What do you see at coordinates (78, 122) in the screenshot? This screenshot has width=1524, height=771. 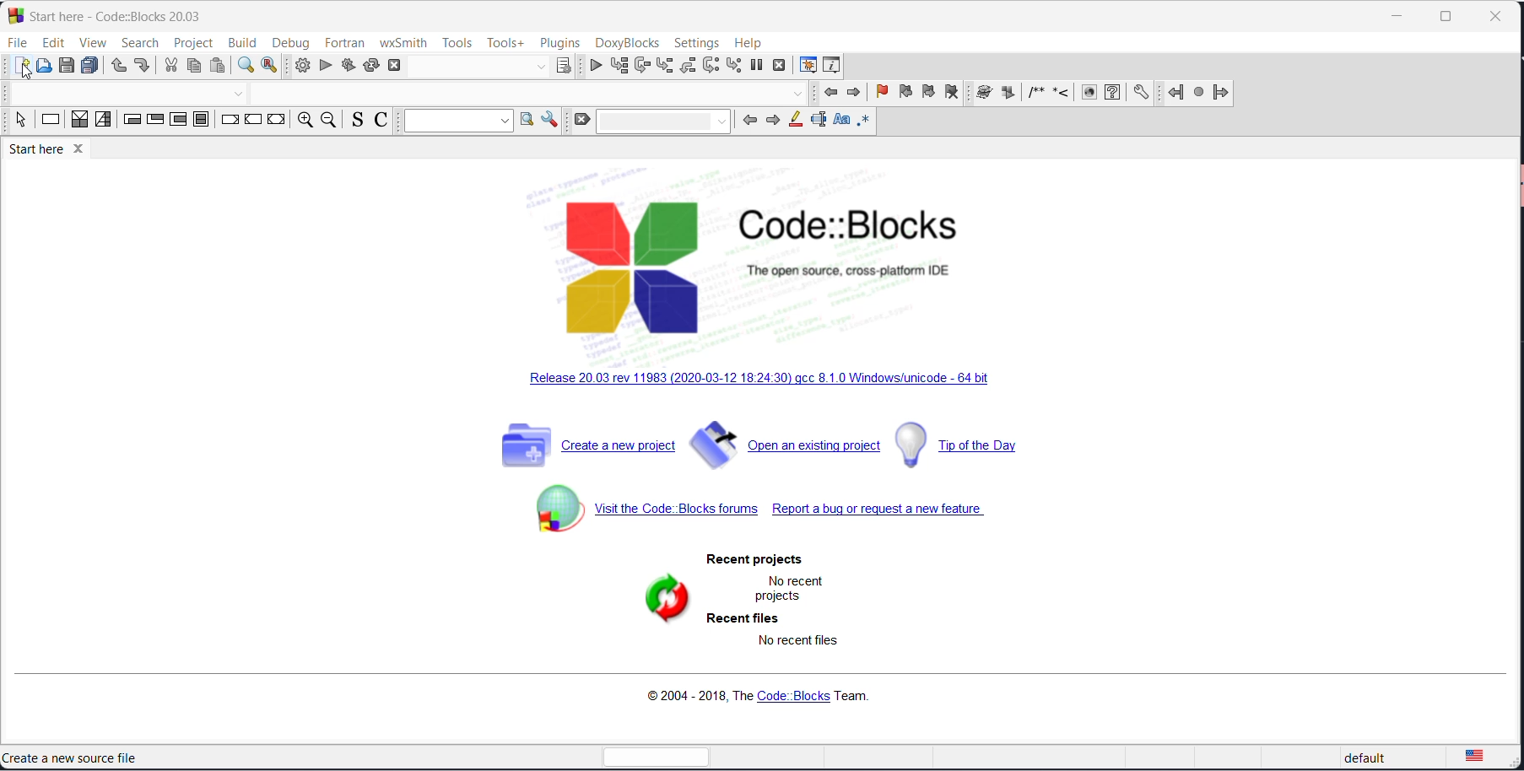 I see `decision` at bounding box center [78, 122].